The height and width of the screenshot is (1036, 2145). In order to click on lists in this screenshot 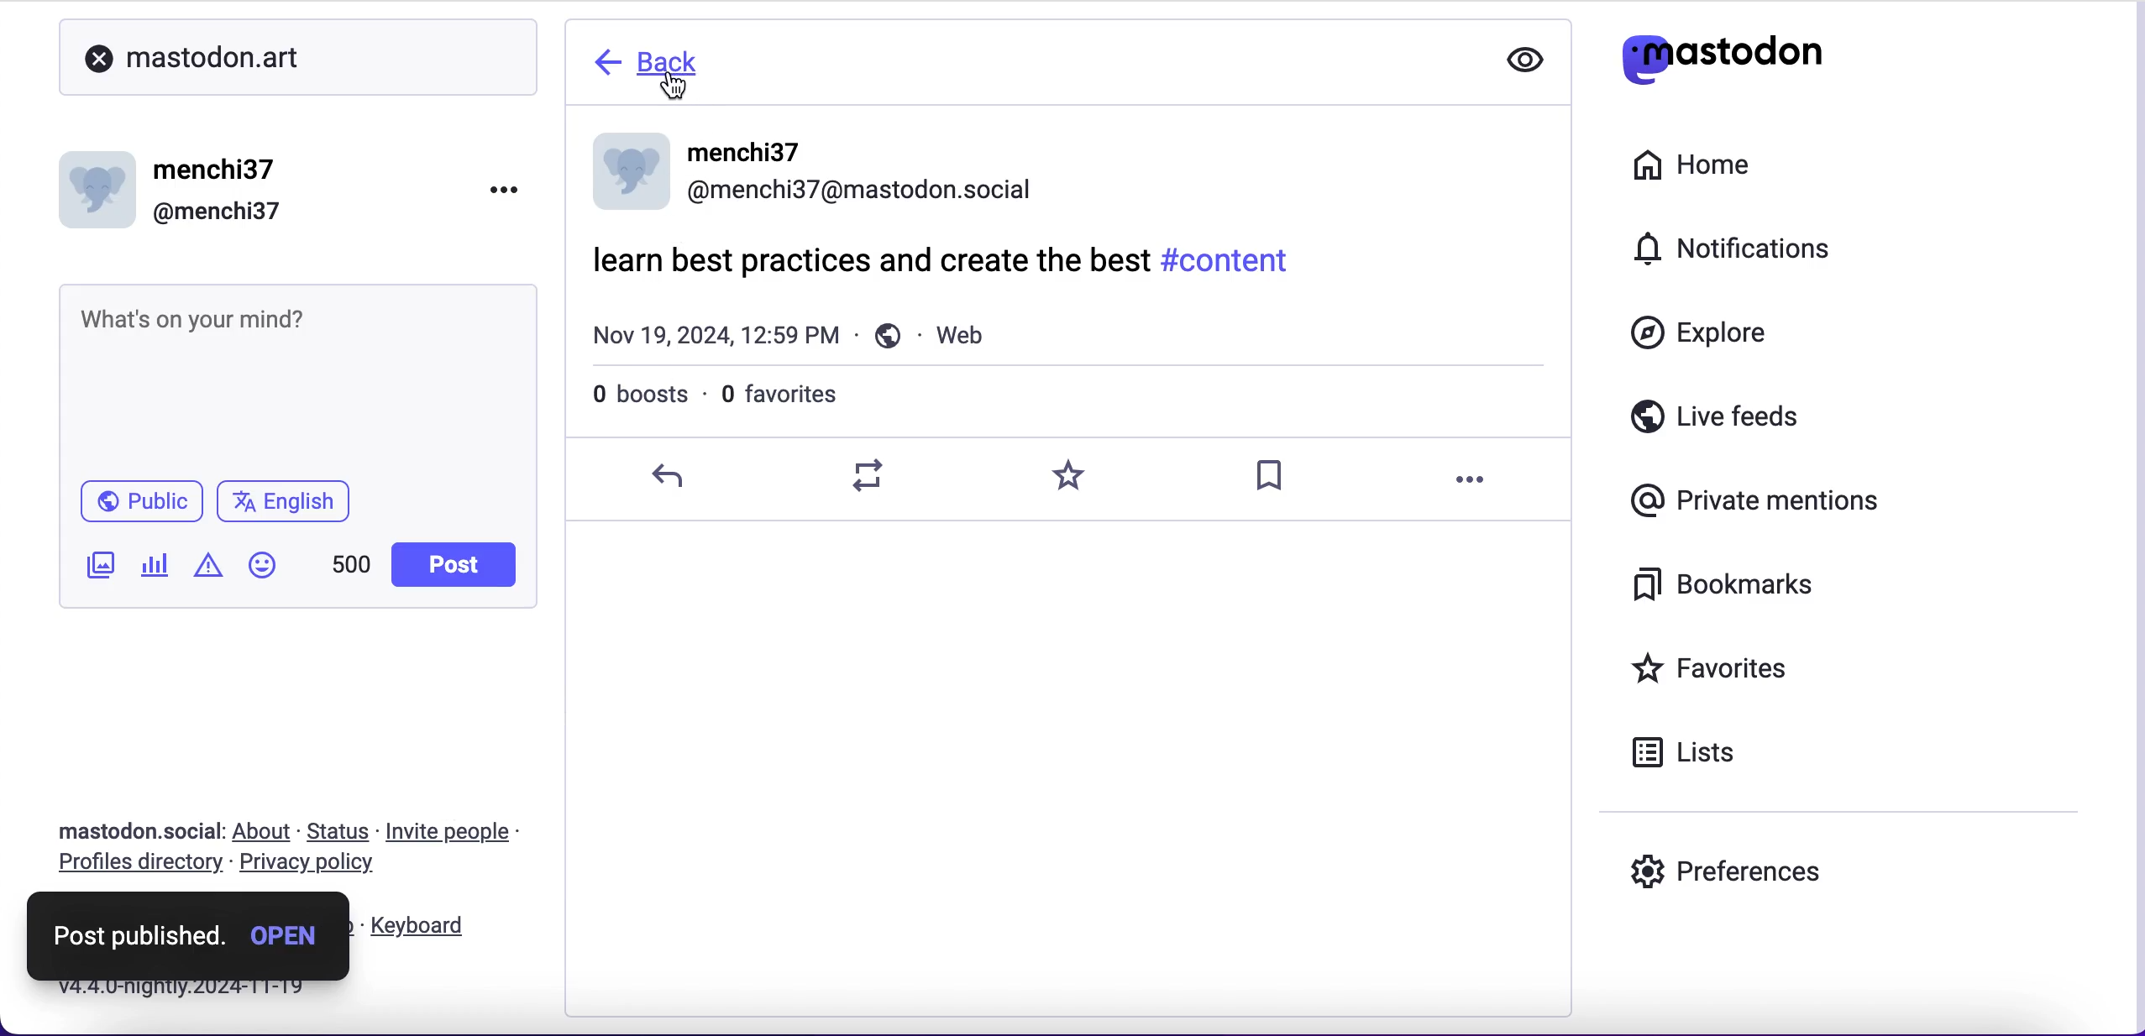, I will do `click(1697, 757)`.